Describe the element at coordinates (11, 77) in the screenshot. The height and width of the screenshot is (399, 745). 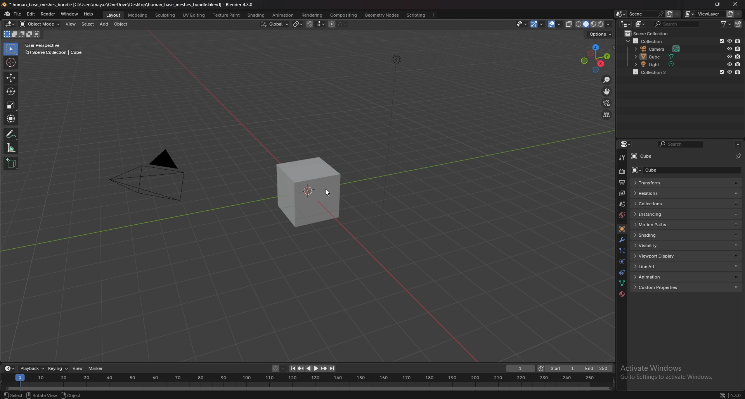
I see `move` at that location.